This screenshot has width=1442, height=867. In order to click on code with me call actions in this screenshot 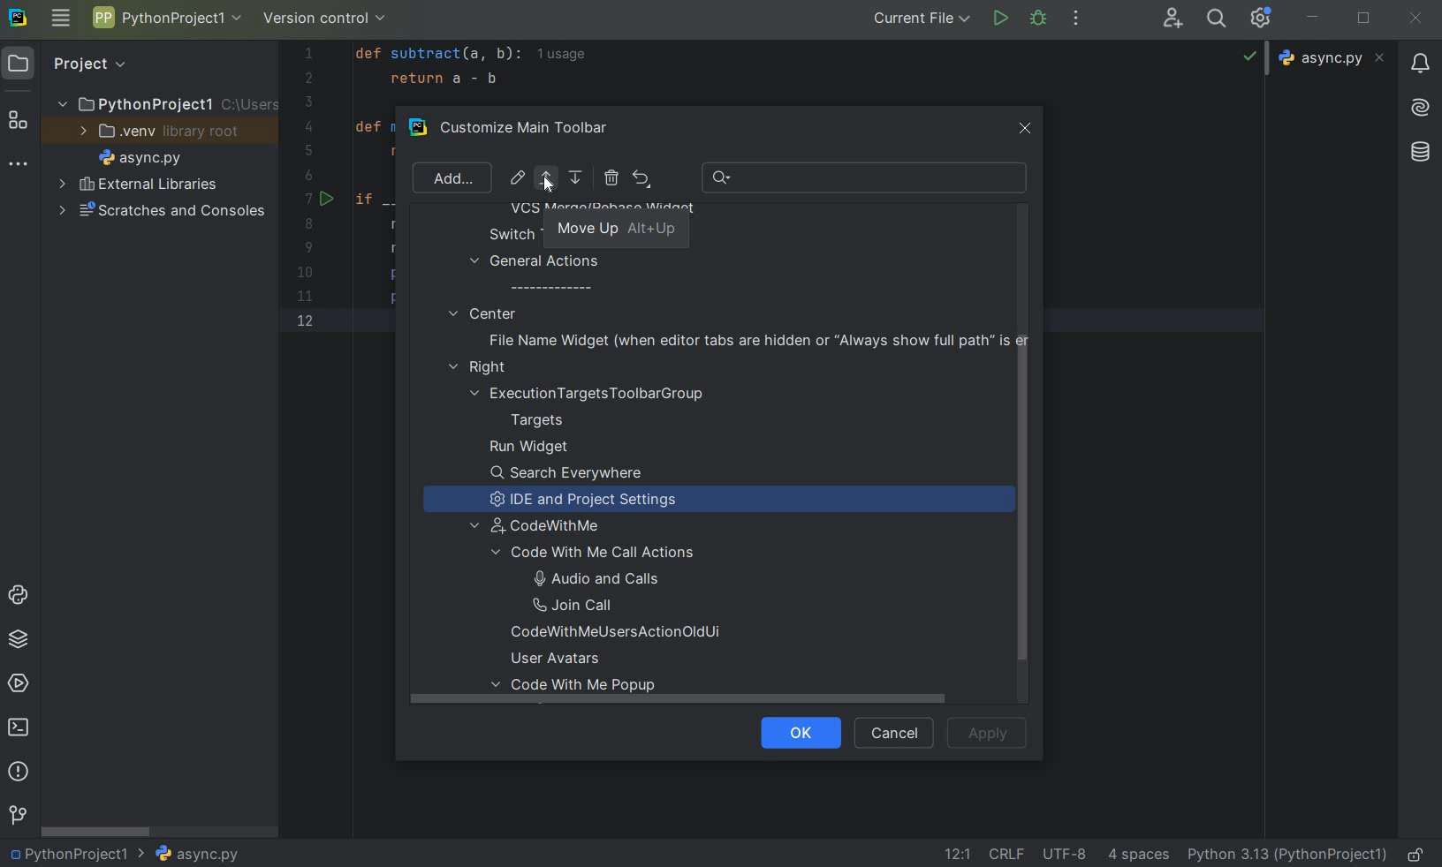, I will do `click(612, 553)`.